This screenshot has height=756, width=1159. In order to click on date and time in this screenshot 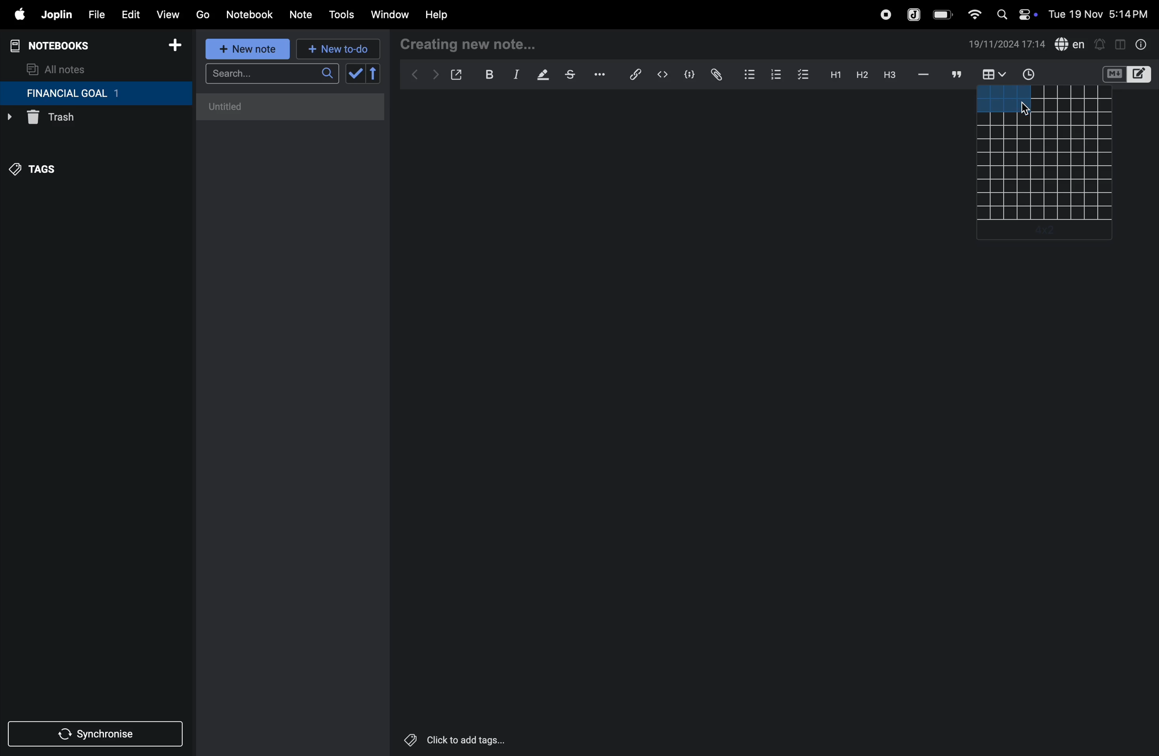, I will do `click(1007, 44)`.